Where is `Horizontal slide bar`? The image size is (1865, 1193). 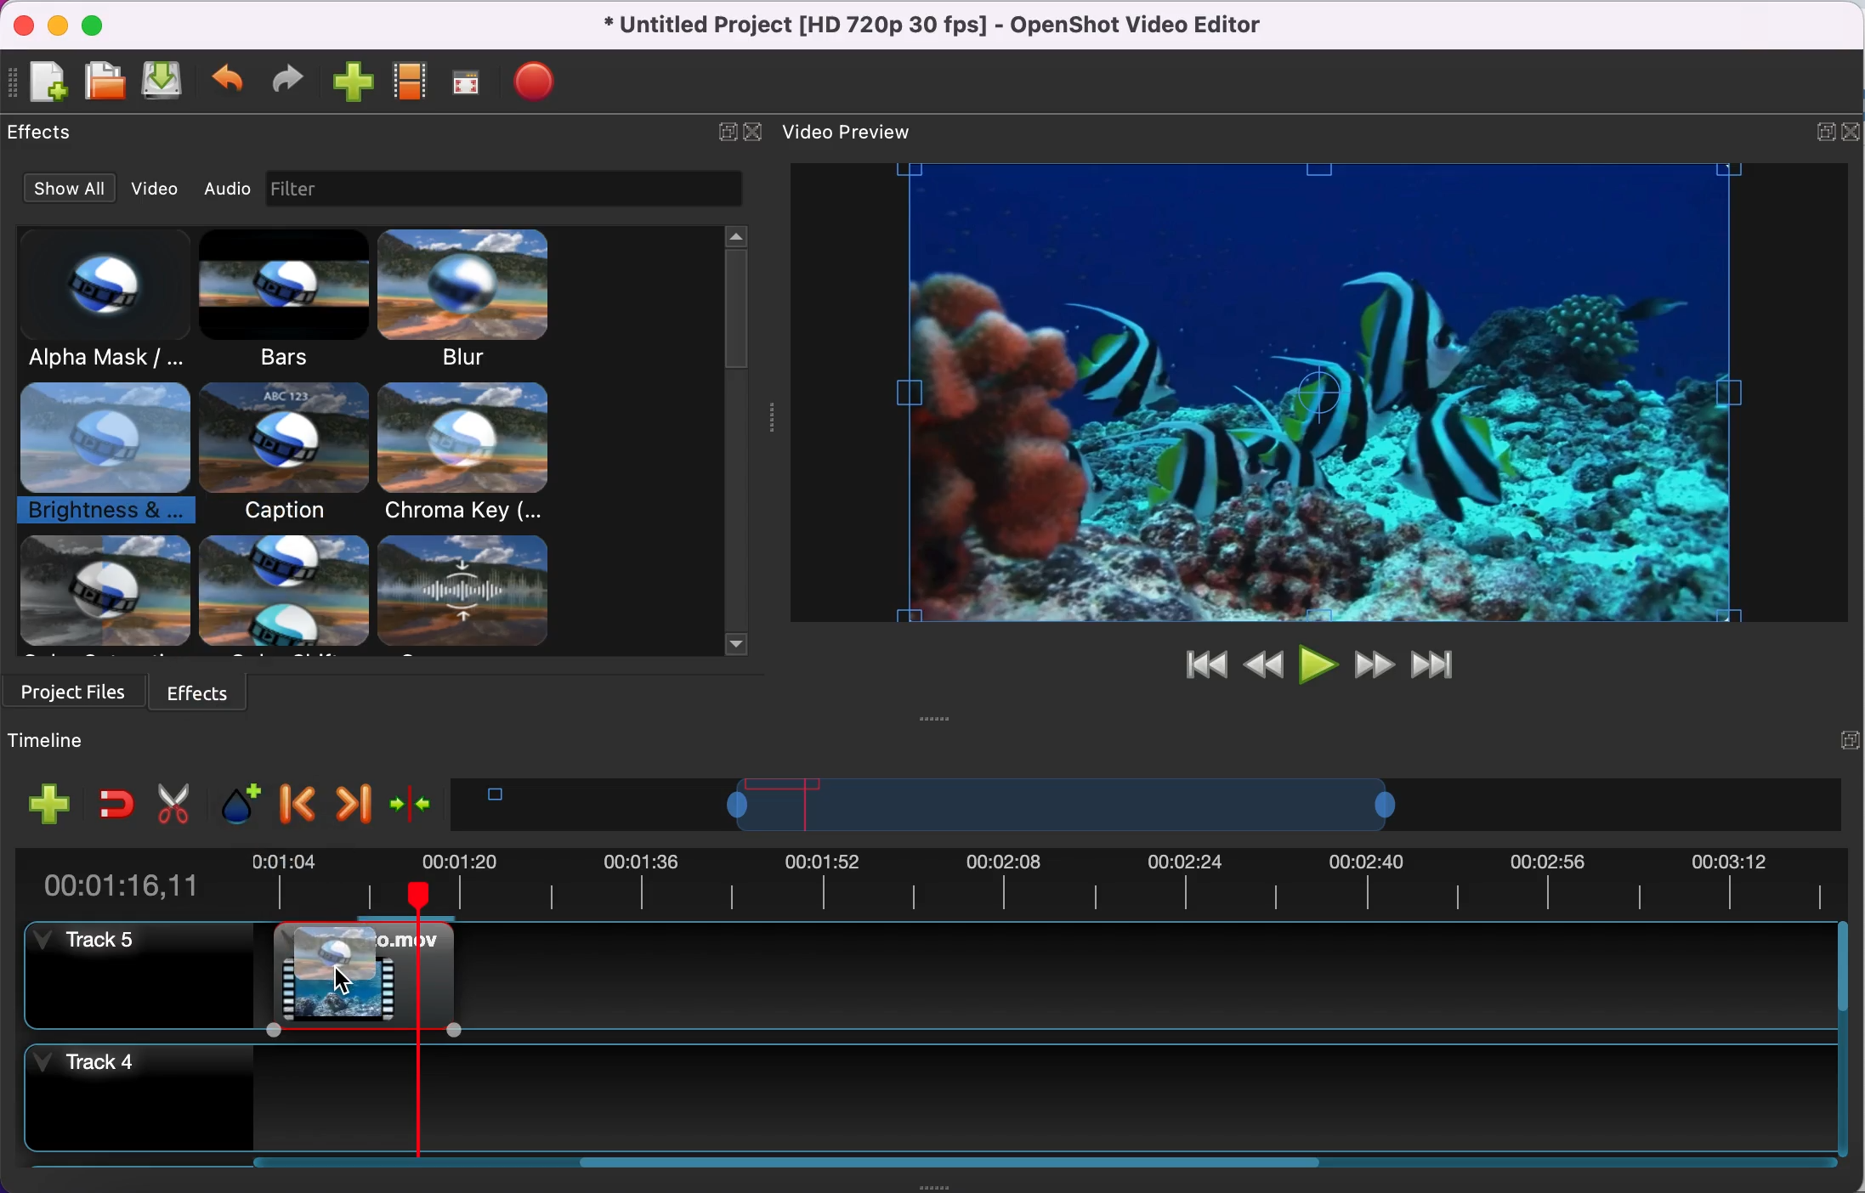
Horizontal slide bar is located at coordinates (1023, 1162).